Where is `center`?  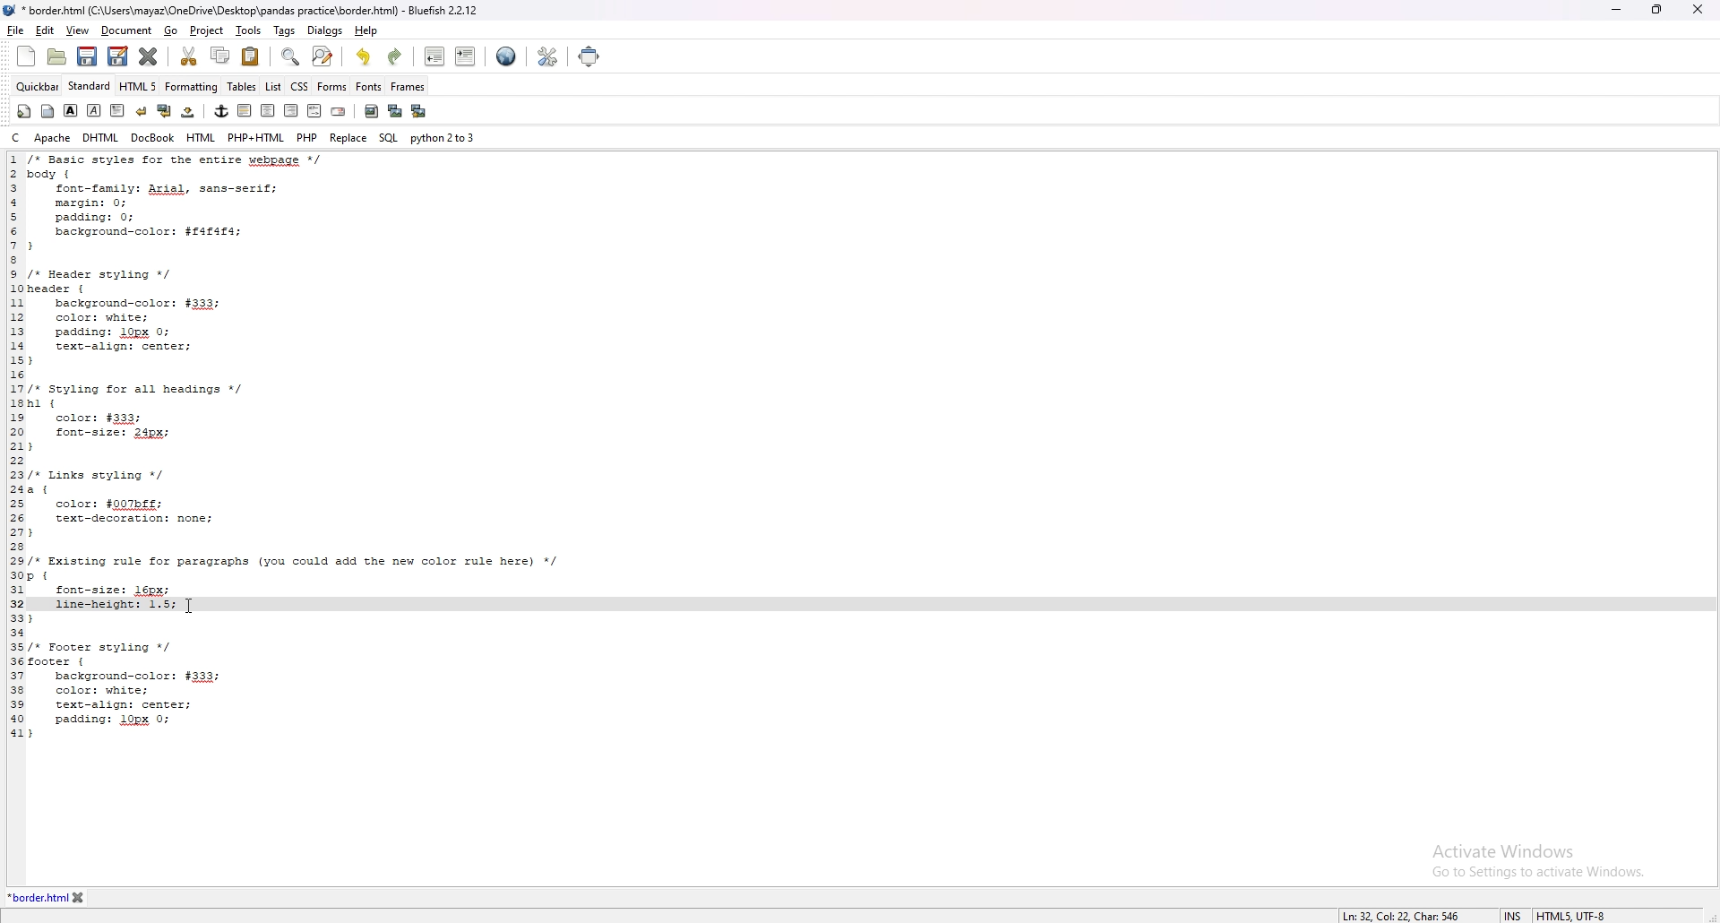 center is located at coordinates (268, 110).